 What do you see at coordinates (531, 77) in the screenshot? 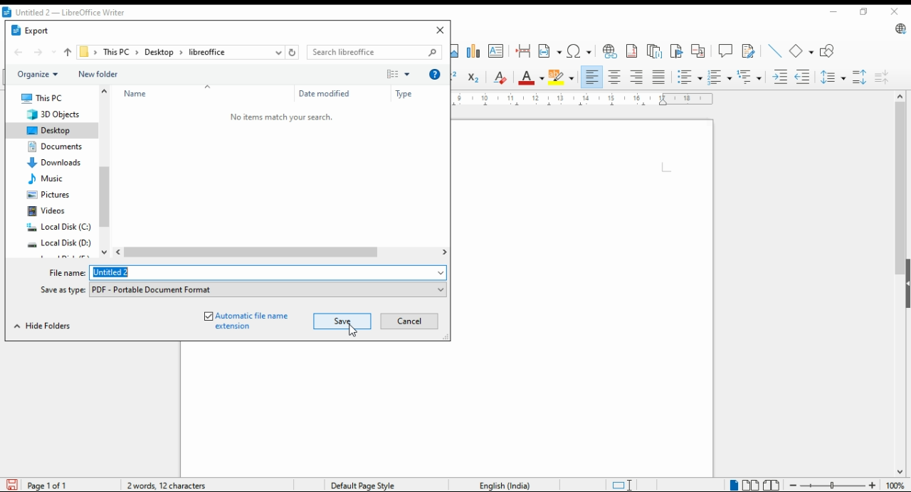
I see `font color` at bounding box center [531, 77].